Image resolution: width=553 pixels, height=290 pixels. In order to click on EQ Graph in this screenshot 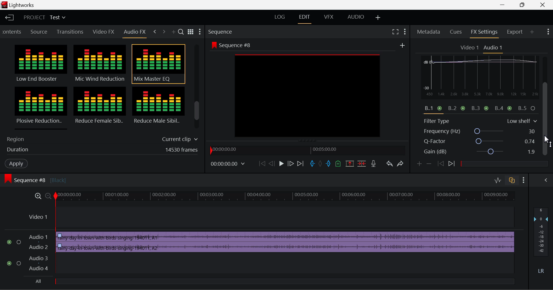, I will do `click(476, 89)`.